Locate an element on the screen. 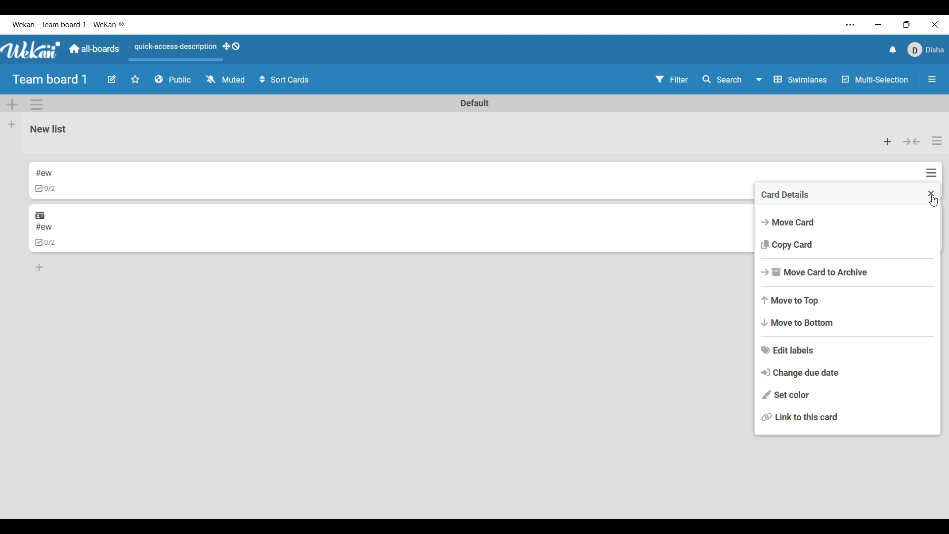  Close interface is located at coordinates (935, 24).